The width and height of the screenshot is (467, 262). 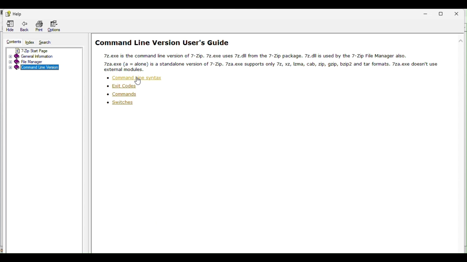 What do you see at coordinates (38, 25) in the screenshot?
I see `Print` at bounding box center [38, 25].